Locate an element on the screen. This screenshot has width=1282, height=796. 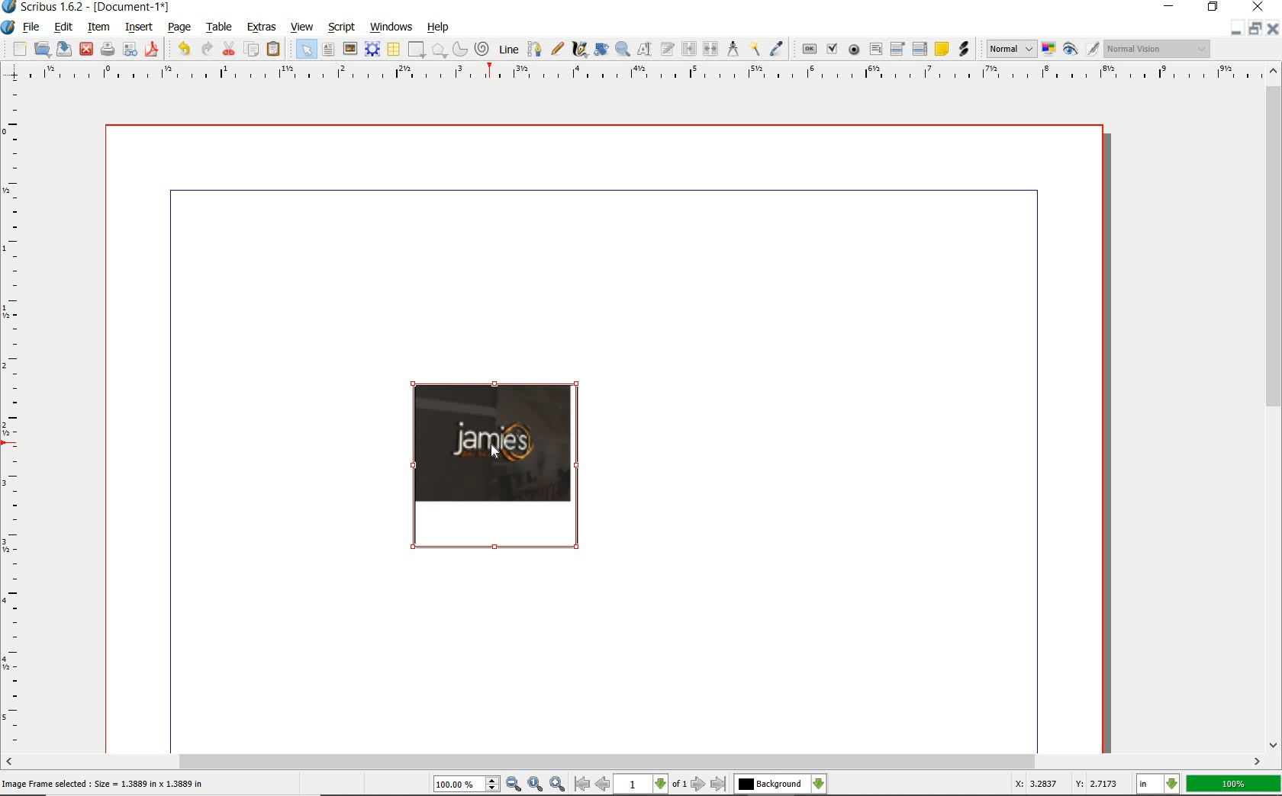
edit is located at coordinates (63, 28).